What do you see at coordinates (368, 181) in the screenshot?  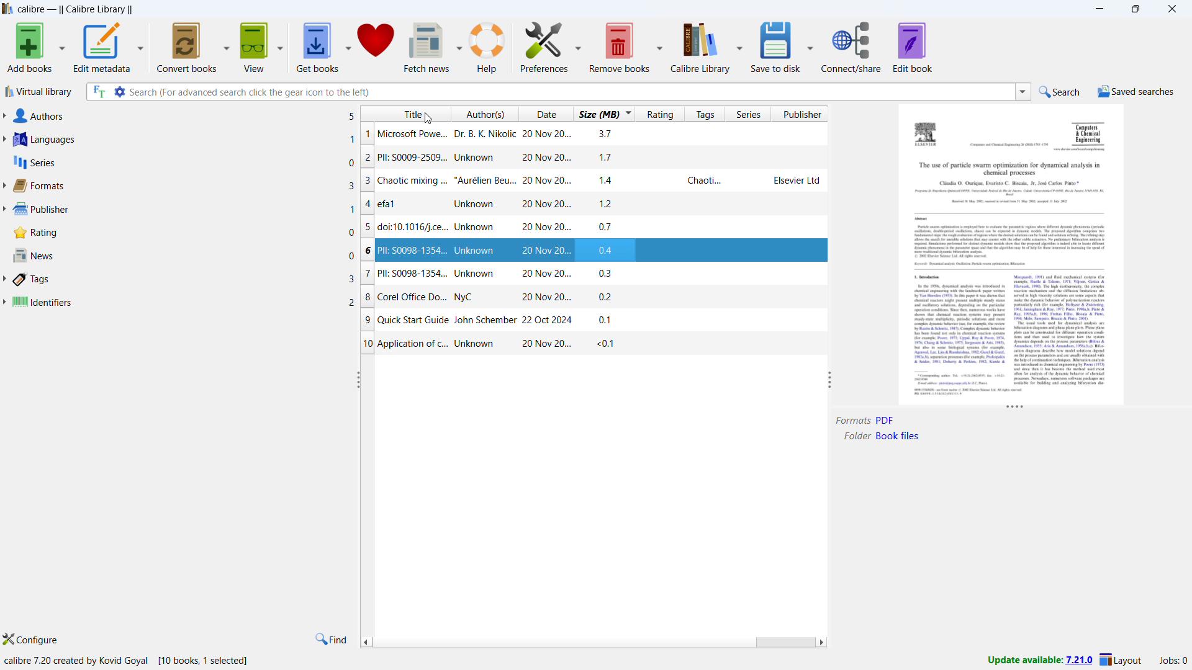 I see `3` at bounding box center [368, 181].